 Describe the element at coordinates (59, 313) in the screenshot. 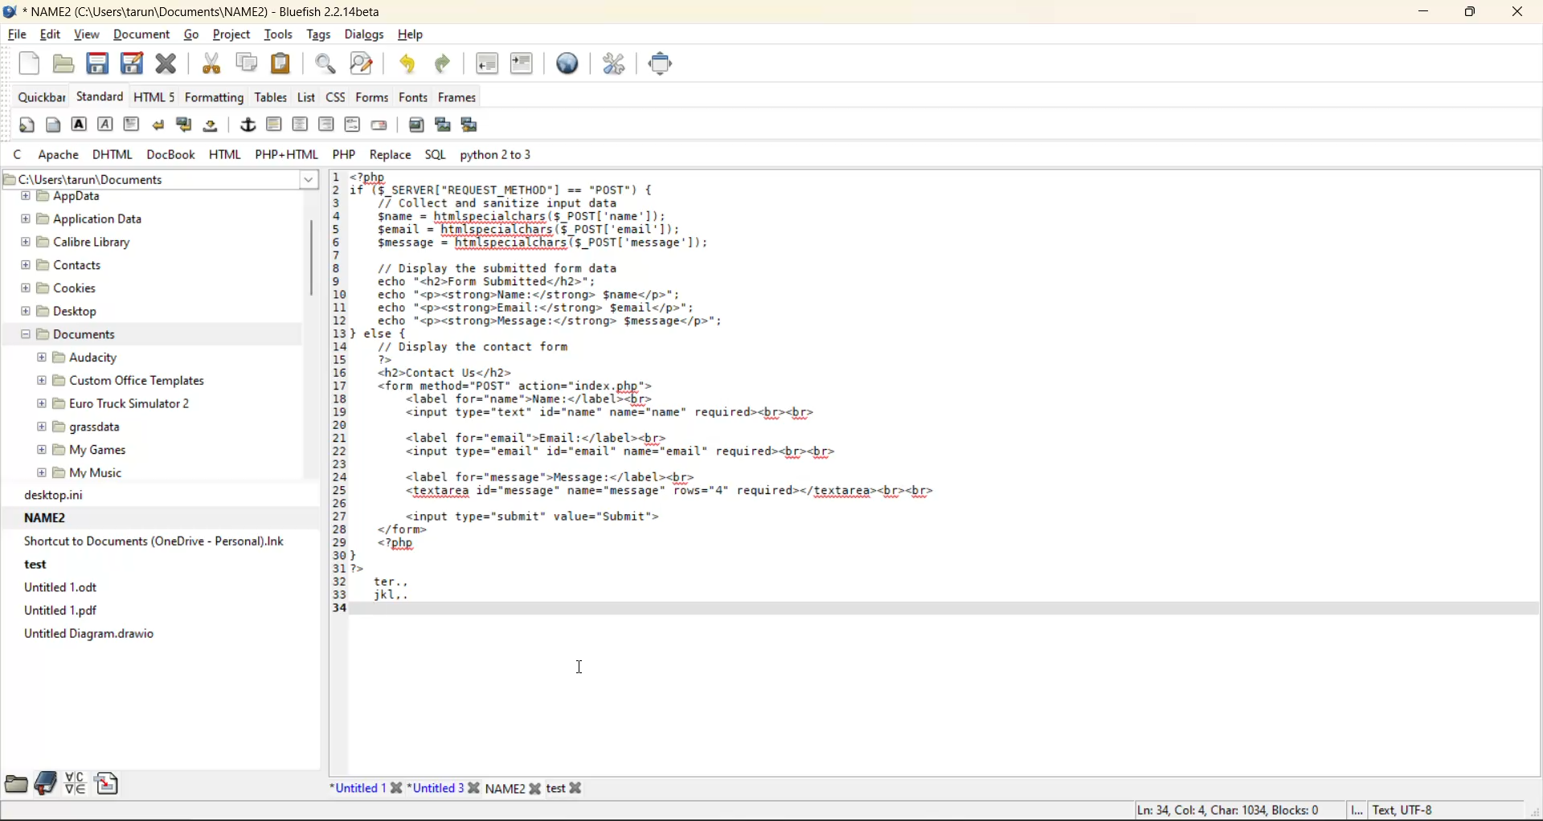

I see `Desktop` at that location.